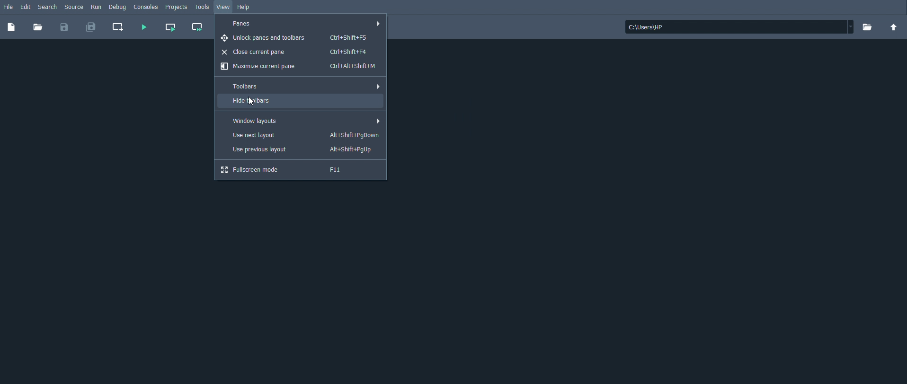  Describe the element at coordinates (739, 27) in the screenshot. I see `File location` at that location.